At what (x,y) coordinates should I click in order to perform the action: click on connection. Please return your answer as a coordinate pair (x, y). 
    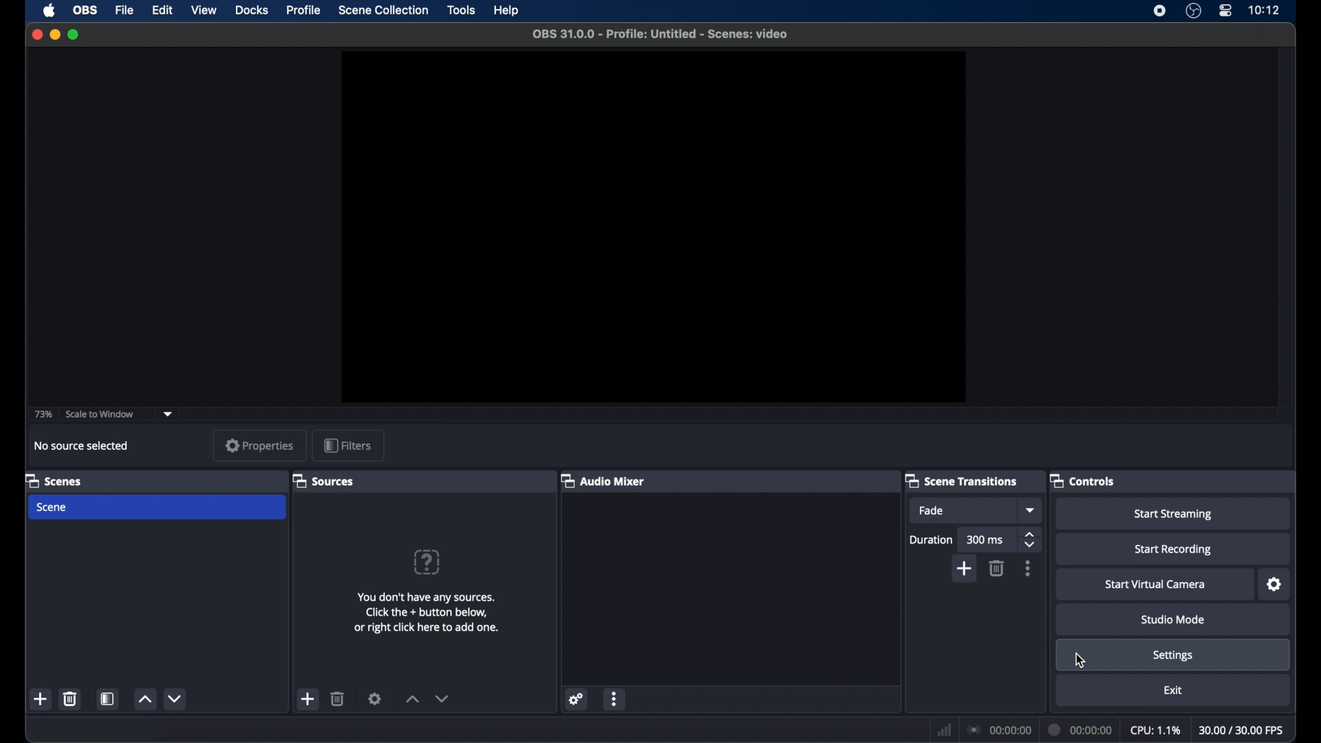
    Looking at the image, I should click on (998, 729).